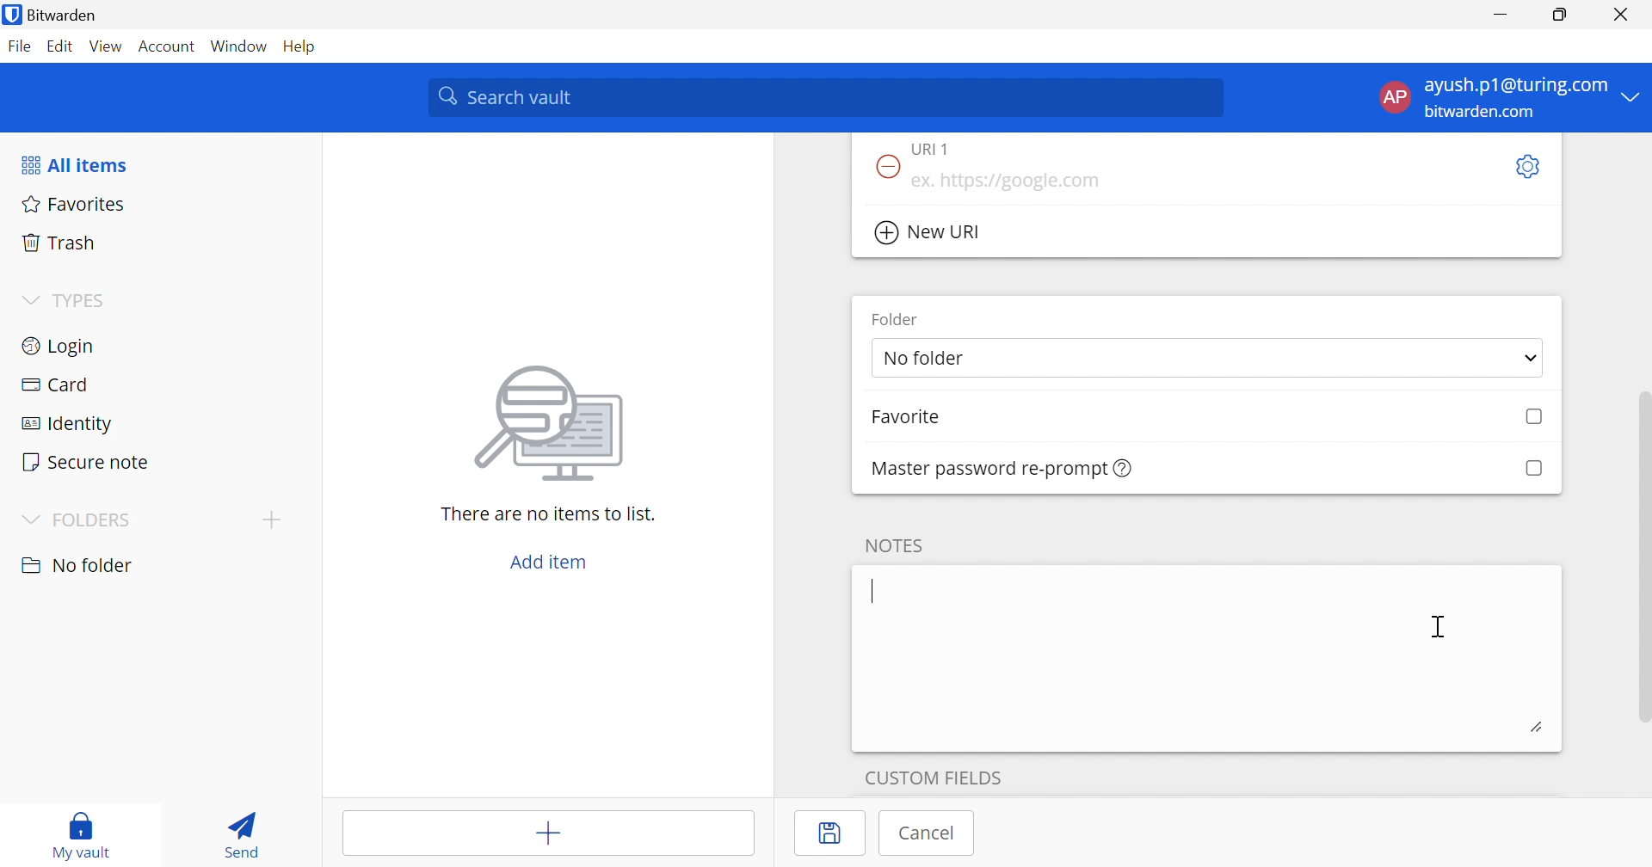 Image resolution: width=1652 pixels, height=867 pixels. I want to click on Send, so click(237, 831).